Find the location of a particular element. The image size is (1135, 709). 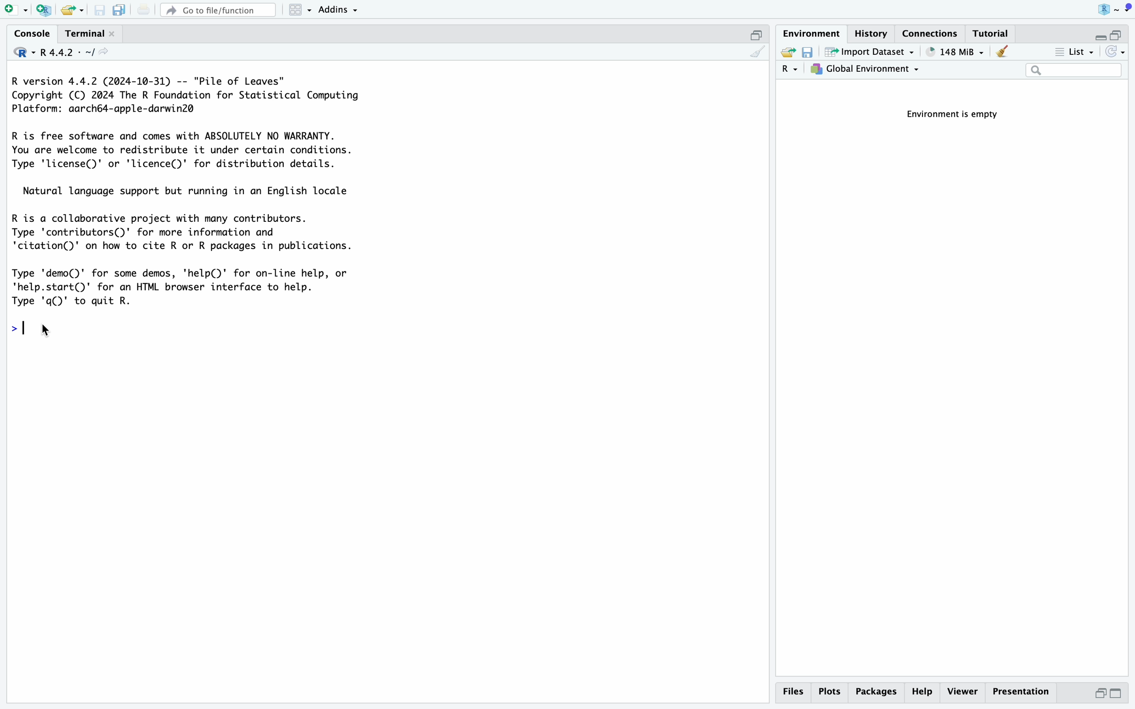

connections is located at coordinates (932, 32).